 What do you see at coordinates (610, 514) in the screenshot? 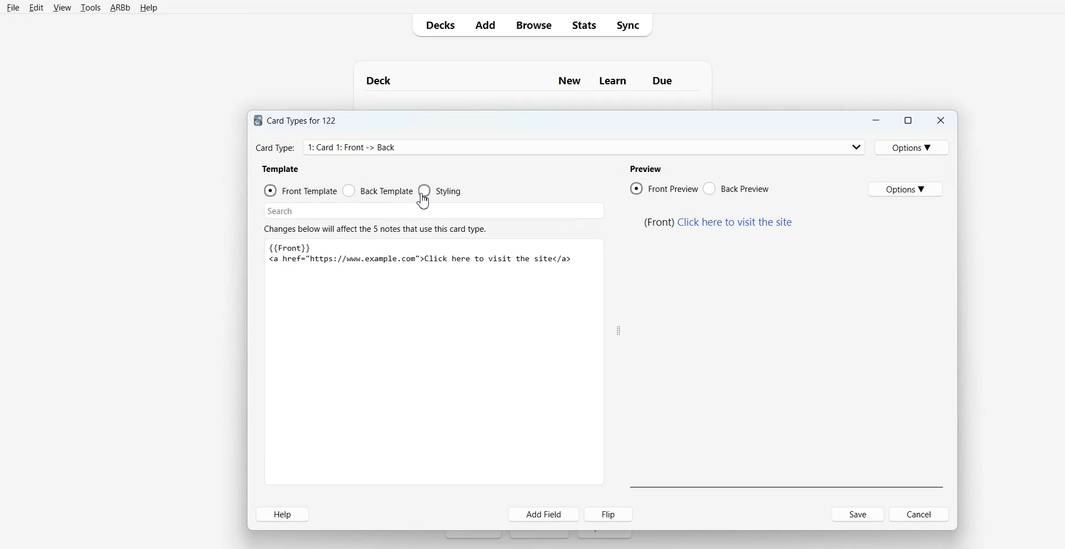
I see `Flip` at bounding box center [610, 514].